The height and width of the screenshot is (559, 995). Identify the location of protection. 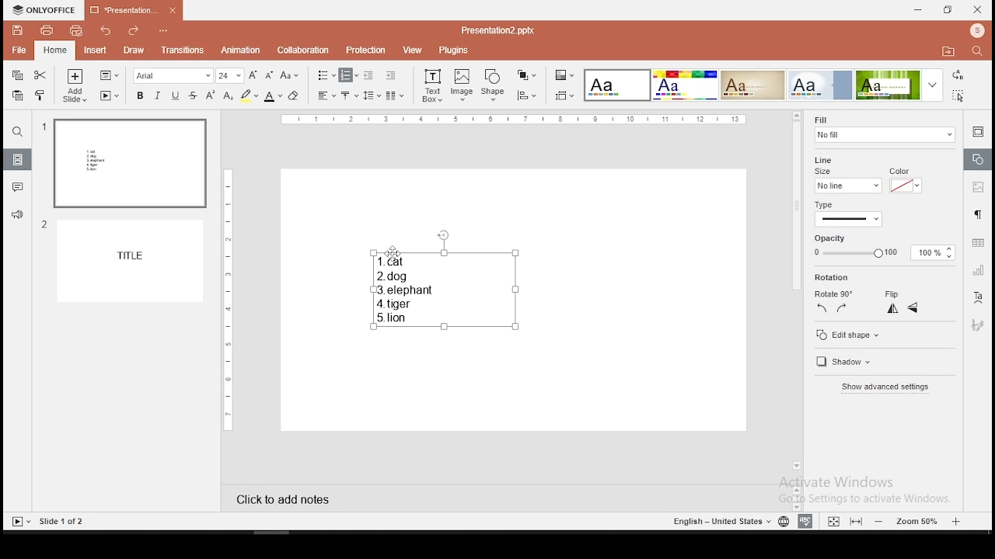
(367, 49).